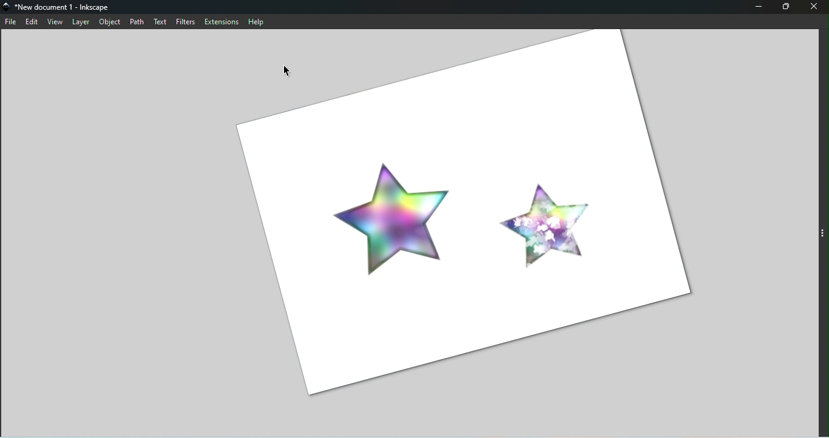 Image resolution: width=829 pixels, height=438 pixels. What do you see at coordinates (256, 21) in the screenshot?
I see `Help` at bounding box center [256, 21].